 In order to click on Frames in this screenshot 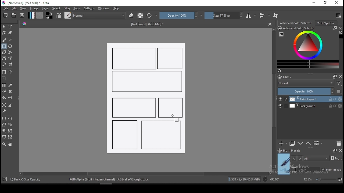, I will do `click(335, 150)`.